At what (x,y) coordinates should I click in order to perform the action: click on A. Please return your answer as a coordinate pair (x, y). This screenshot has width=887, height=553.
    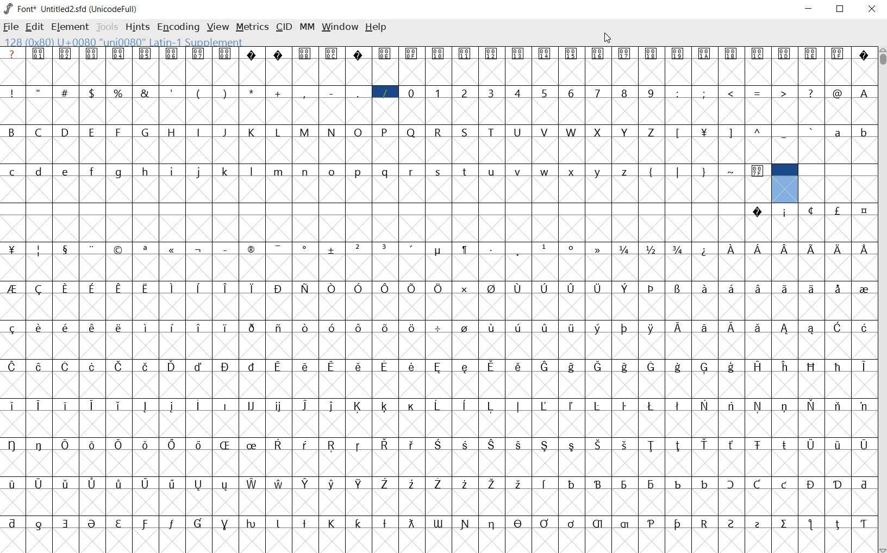
    Looking at the image, I should click on (865, 92).